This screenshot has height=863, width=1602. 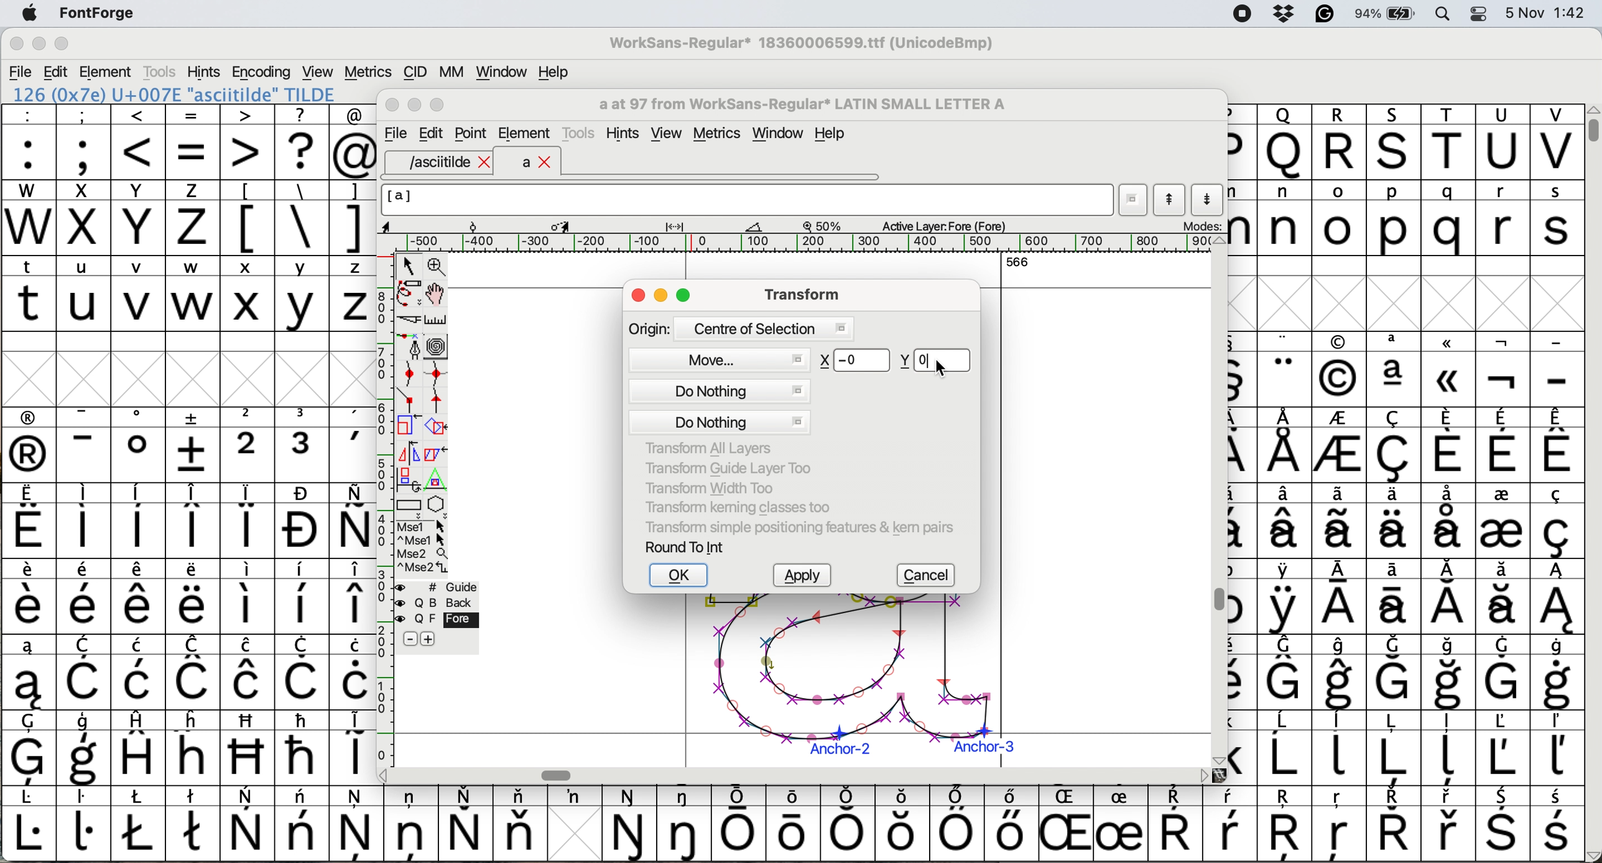 What do you see at coordinates (1287, 825) in the screenshot?
I see `` at bounding box center [1287, 825].